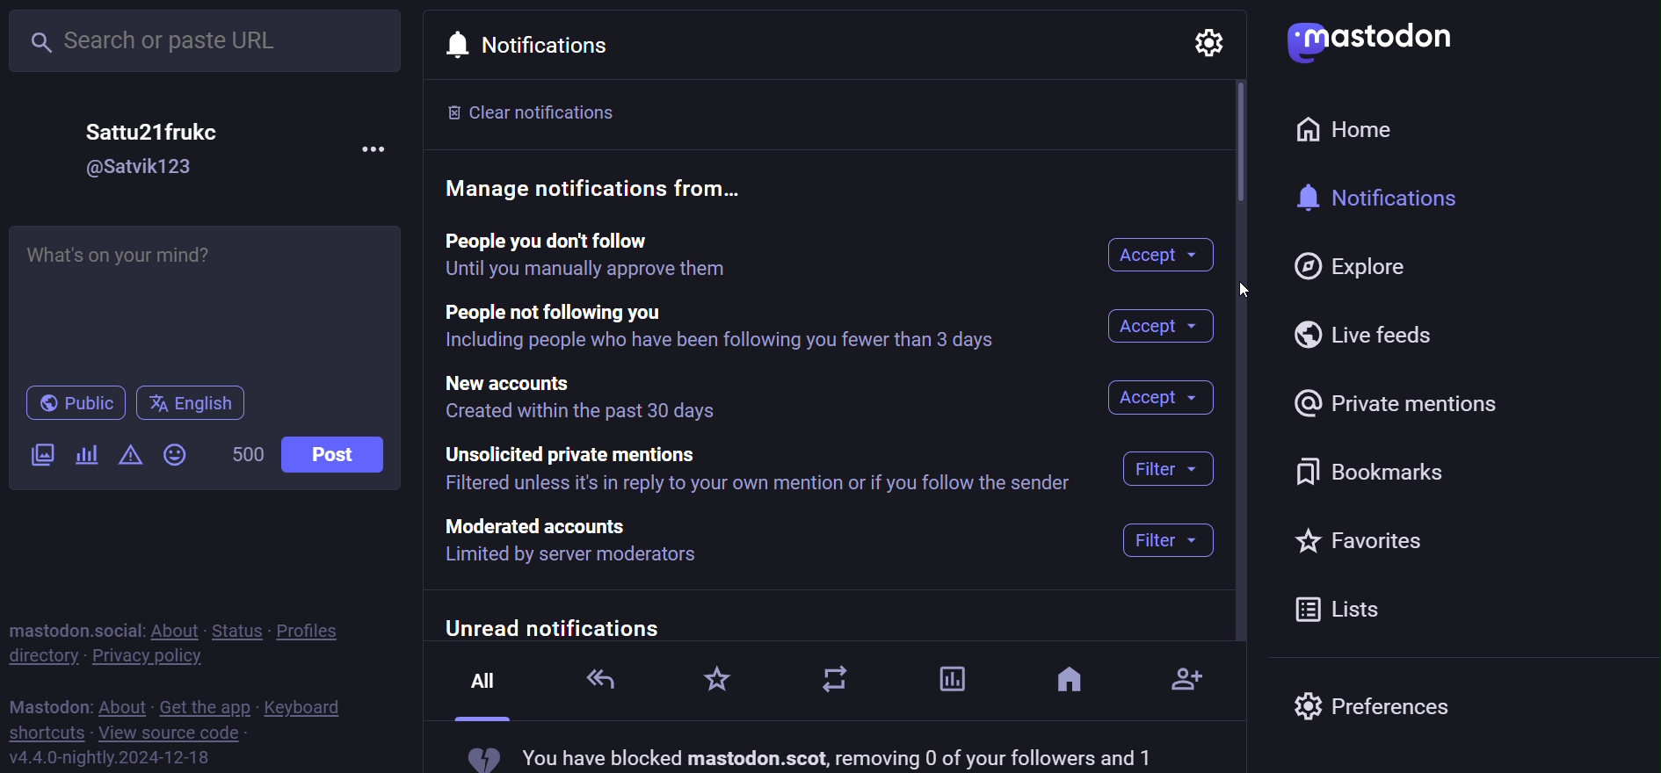  I want to click on poll, so click(85, 456).